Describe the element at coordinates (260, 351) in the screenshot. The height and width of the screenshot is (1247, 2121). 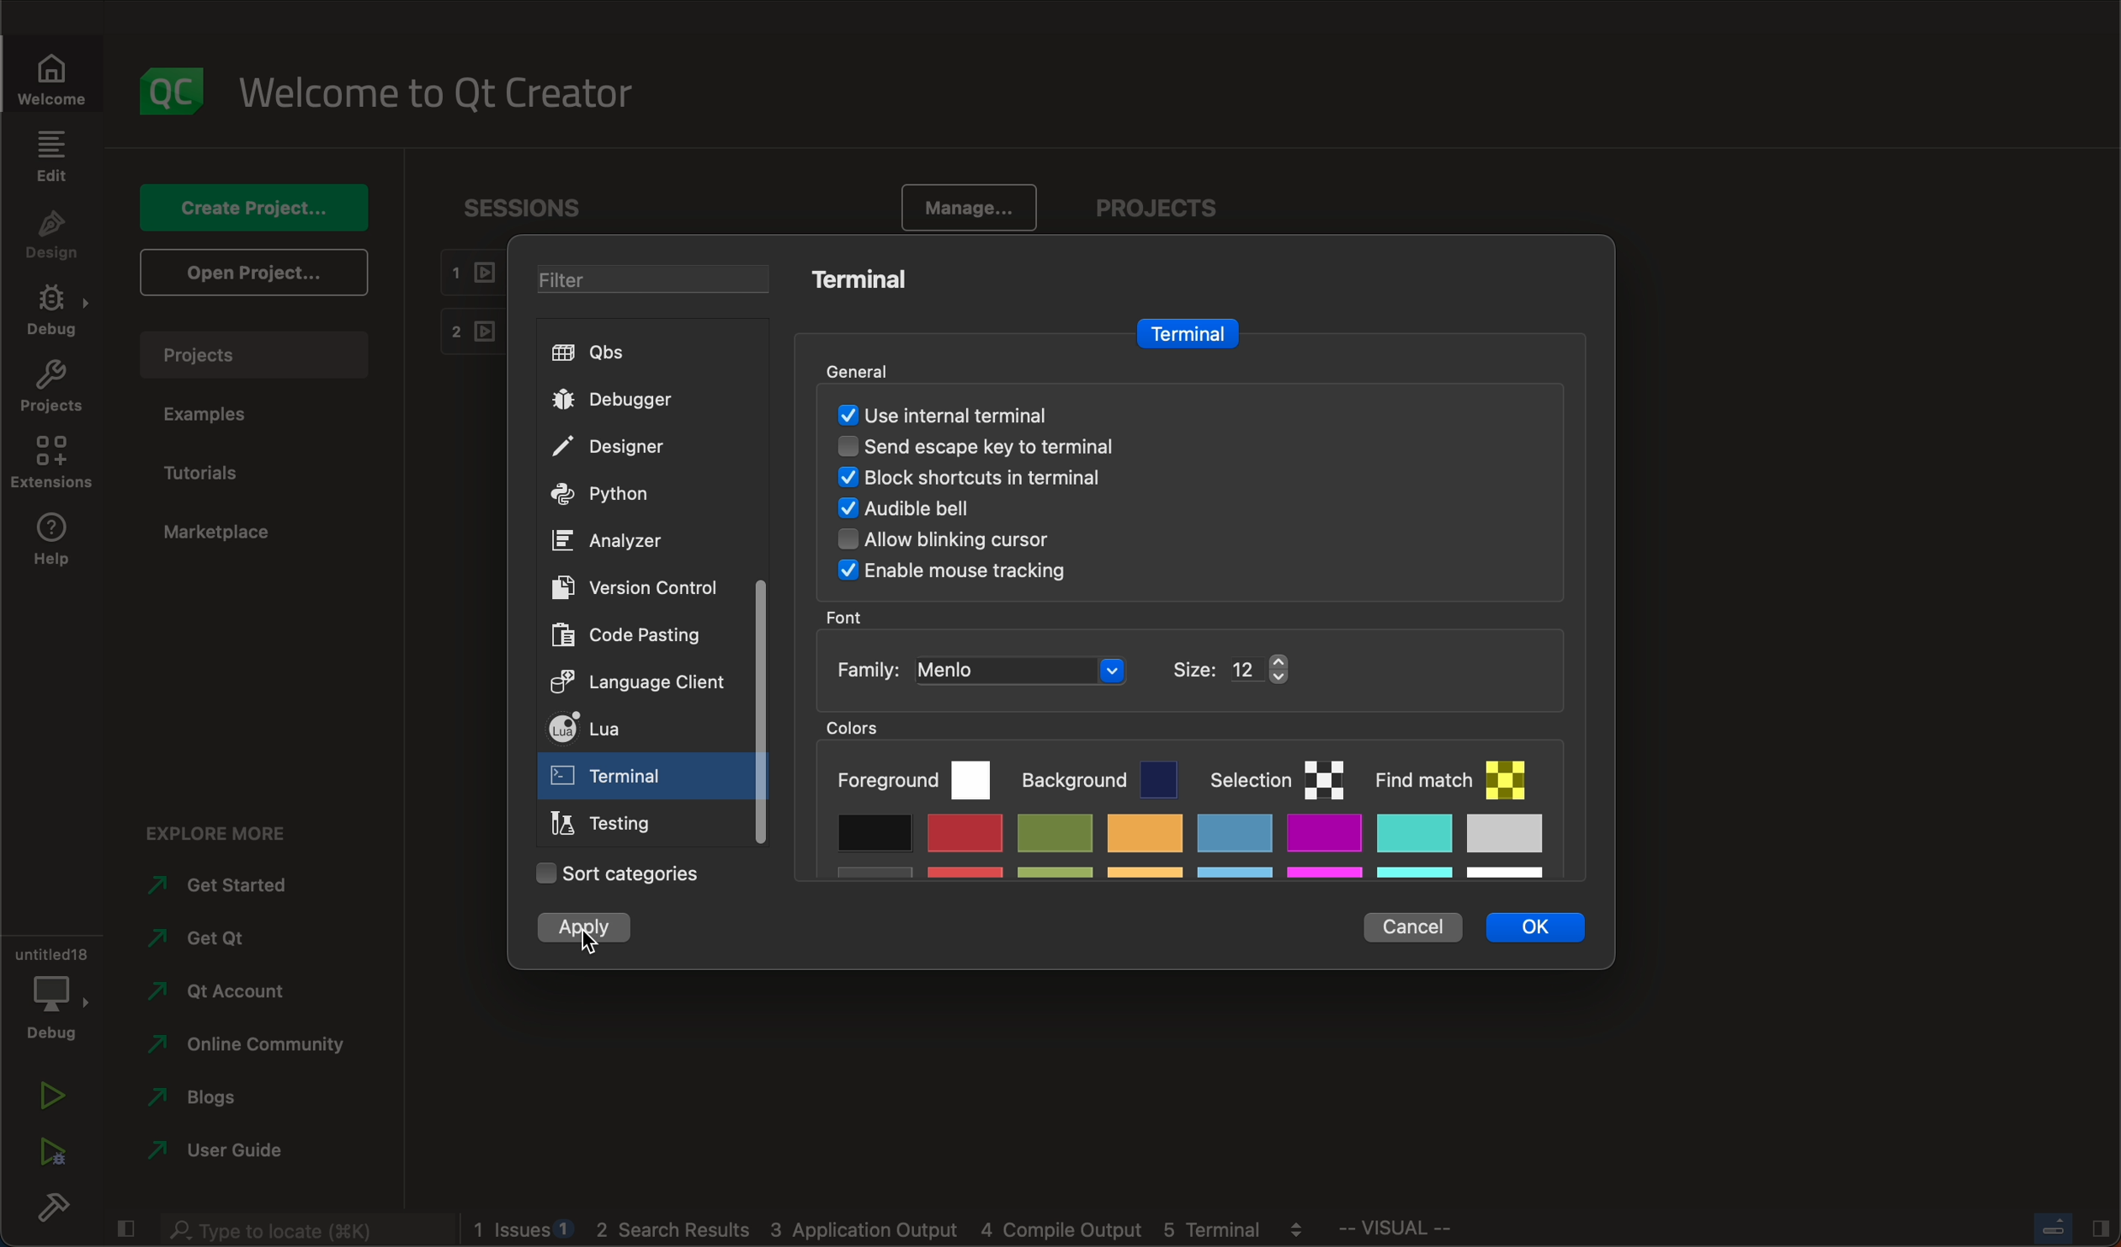
I see `projects` at that location.